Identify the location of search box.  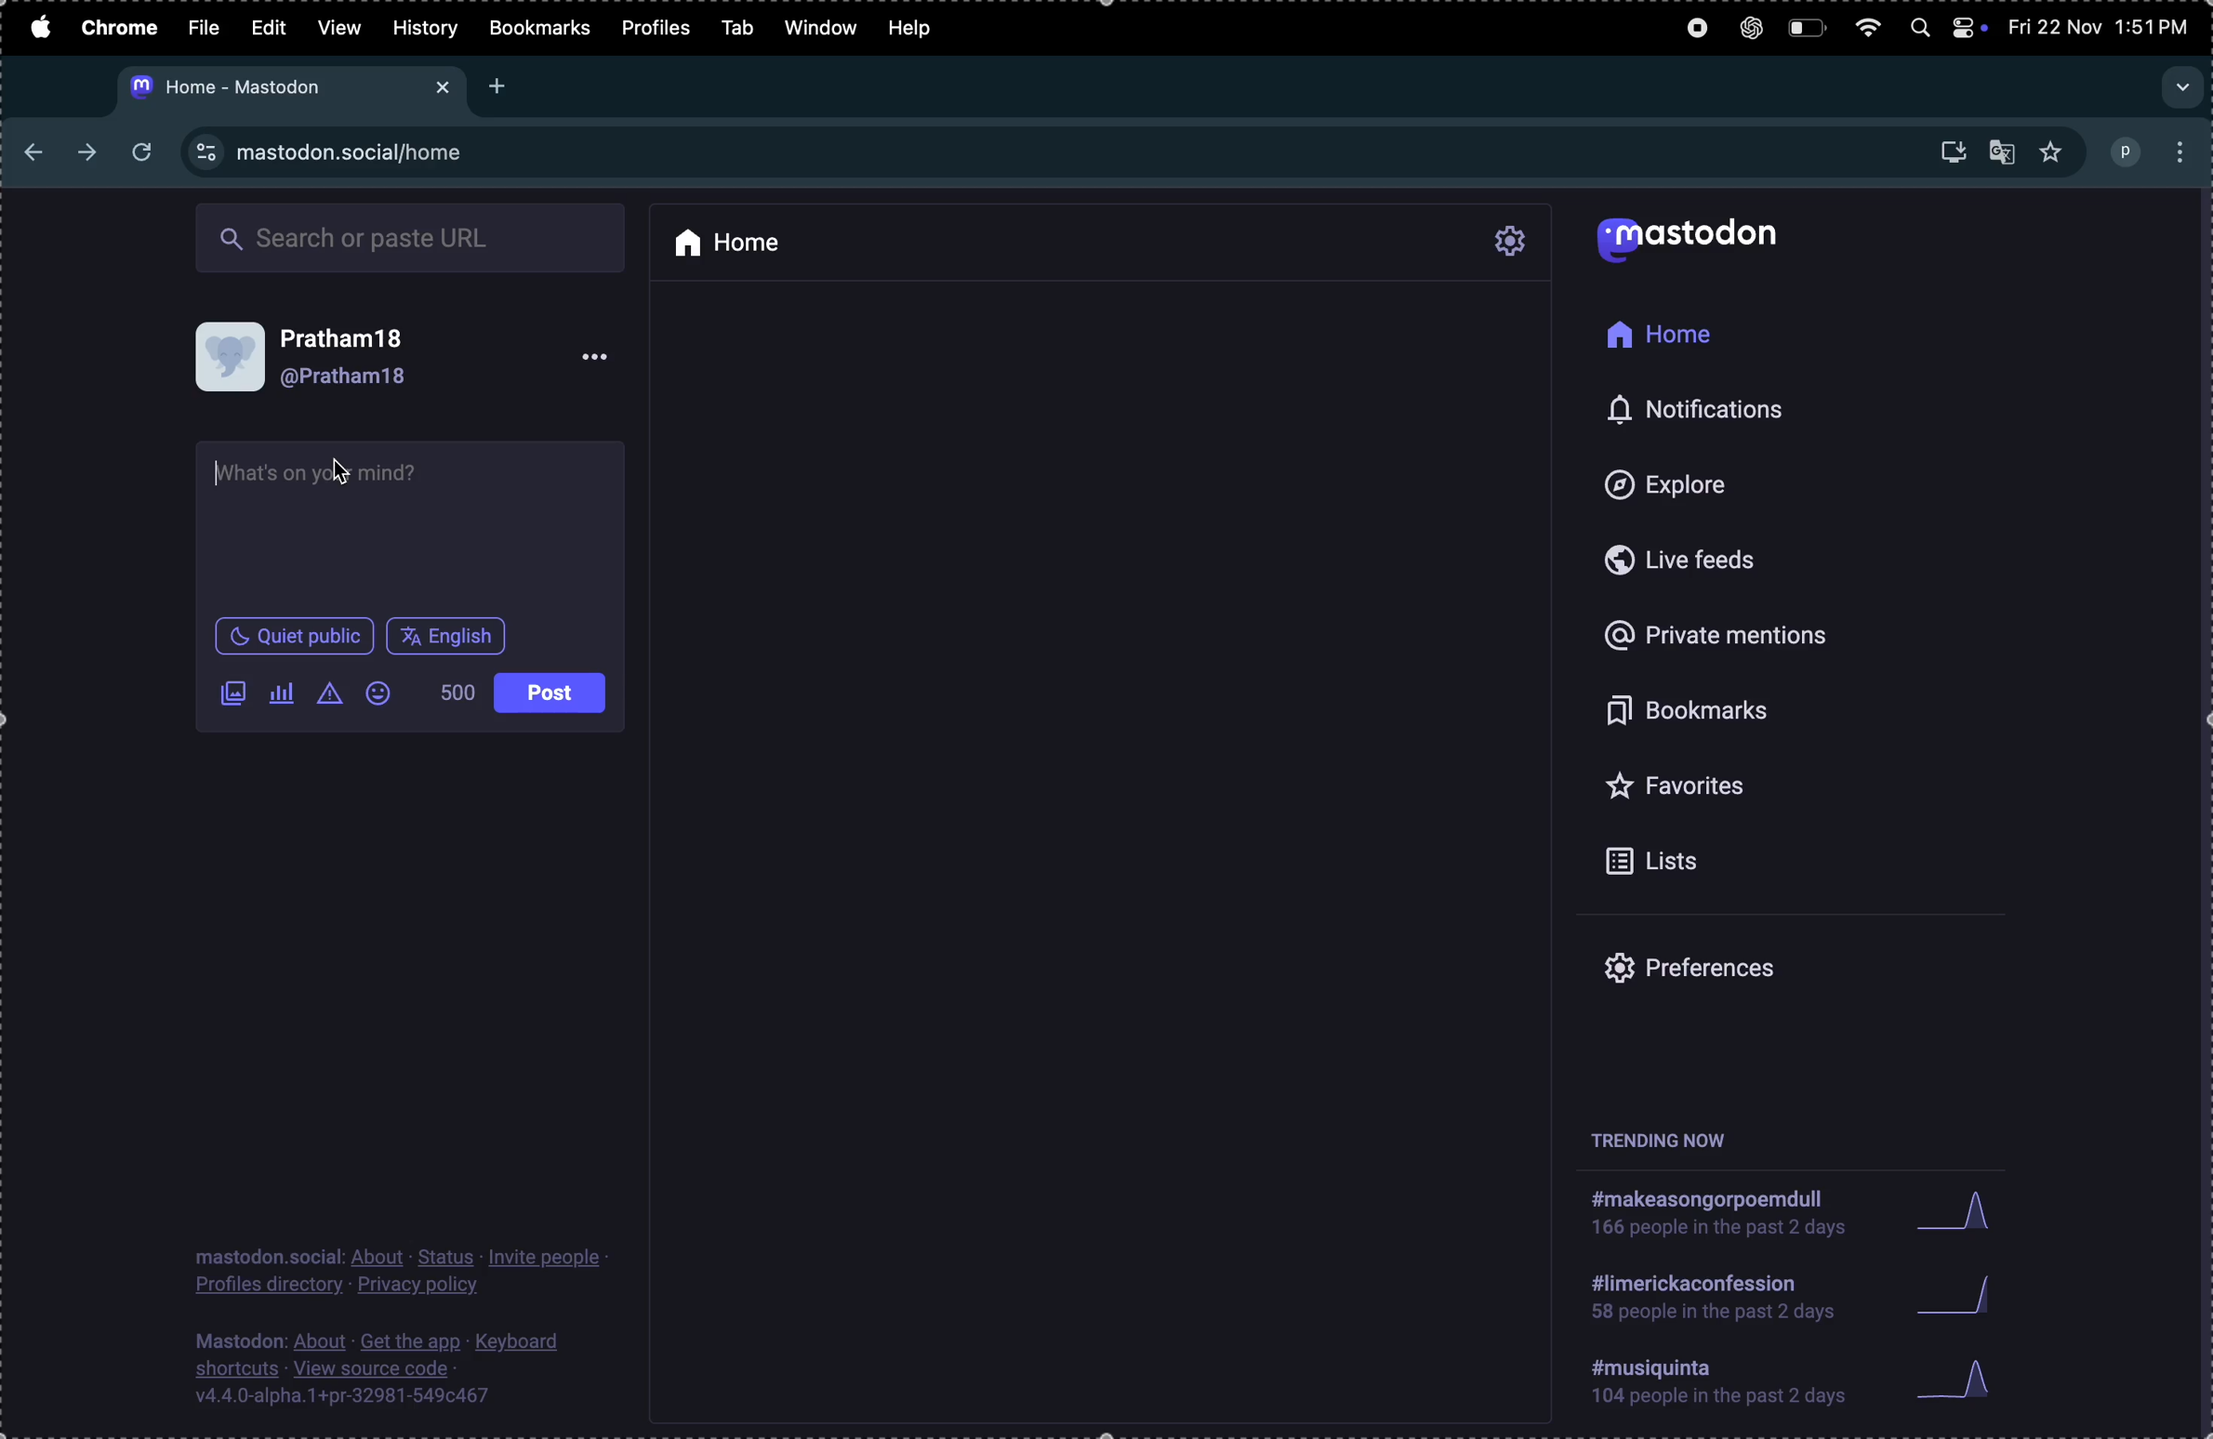
(405, 234).